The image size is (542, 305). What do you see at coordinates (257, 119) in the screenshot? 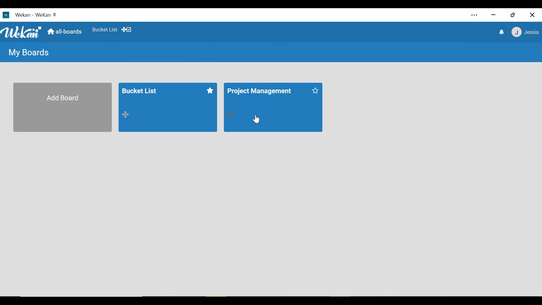
I see `Cursor` at bounding box center [257, 119].